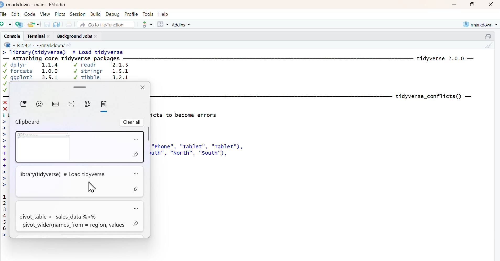 The height and width of the screenshot is (261, 500). I want to click on new file, so click(6, 24).